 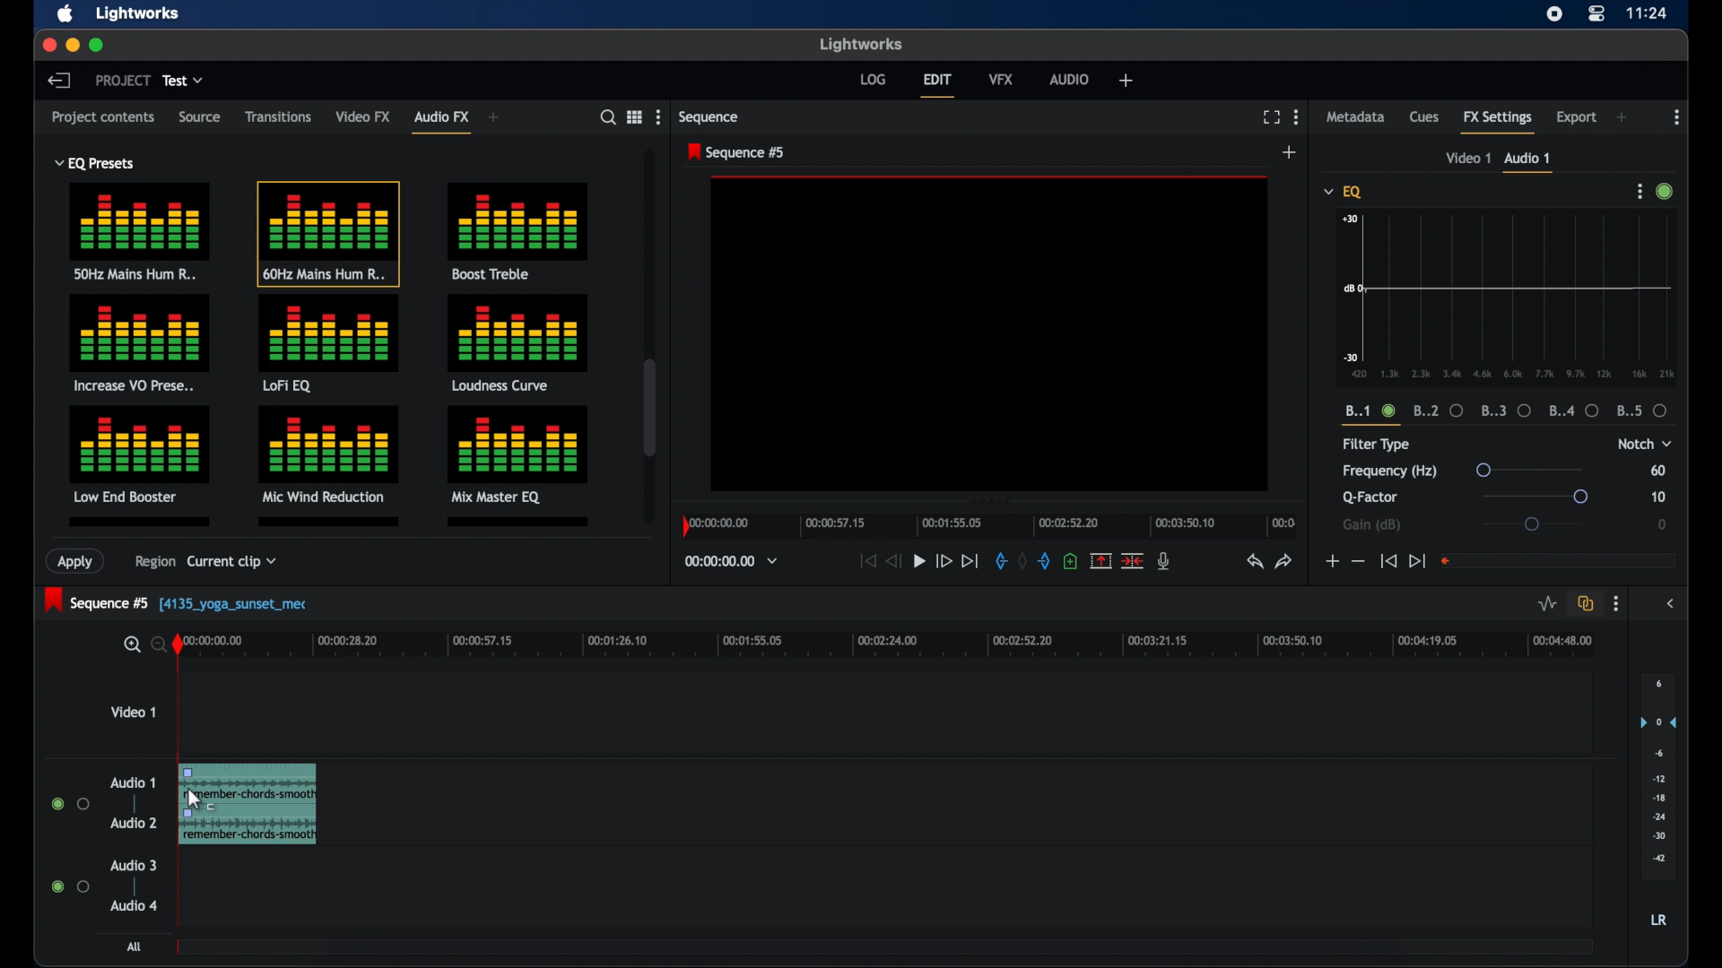 What do you see at coordinates (999, 560) in the screenshot?
I see `in mark` at bounding box center [999, 560].